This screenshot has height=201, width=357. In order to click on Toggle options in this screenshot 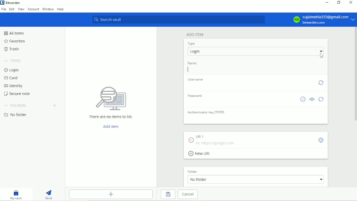, I will do `click(320, 140)`.